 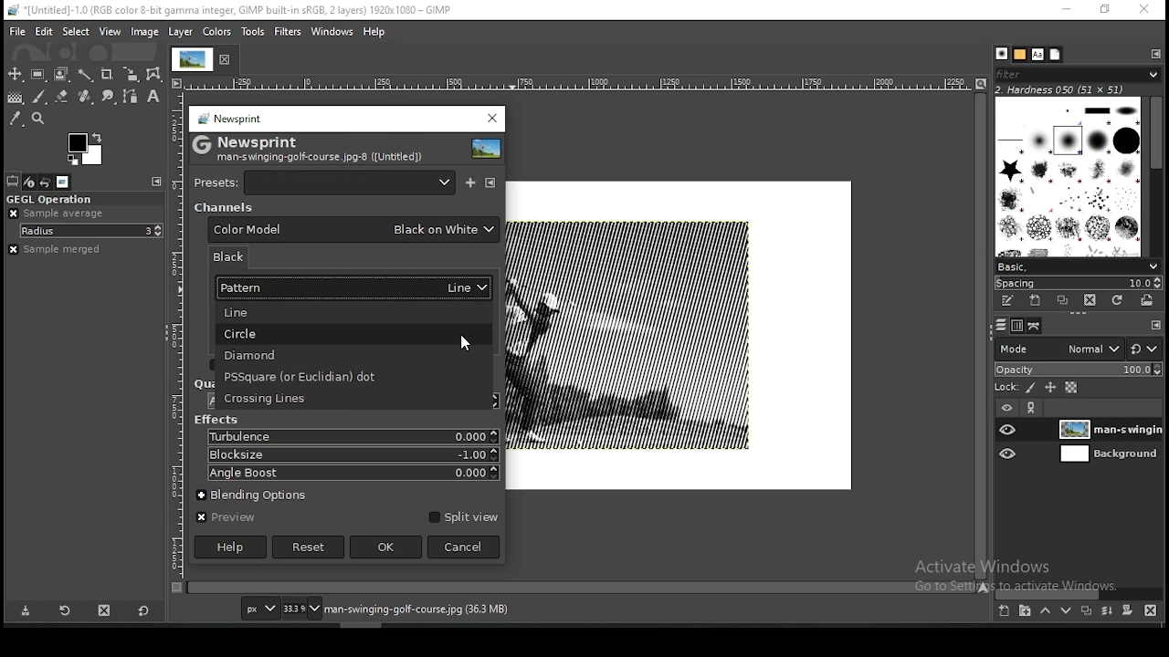 I want to click on restore tool preset, so click(x=63, y=610).